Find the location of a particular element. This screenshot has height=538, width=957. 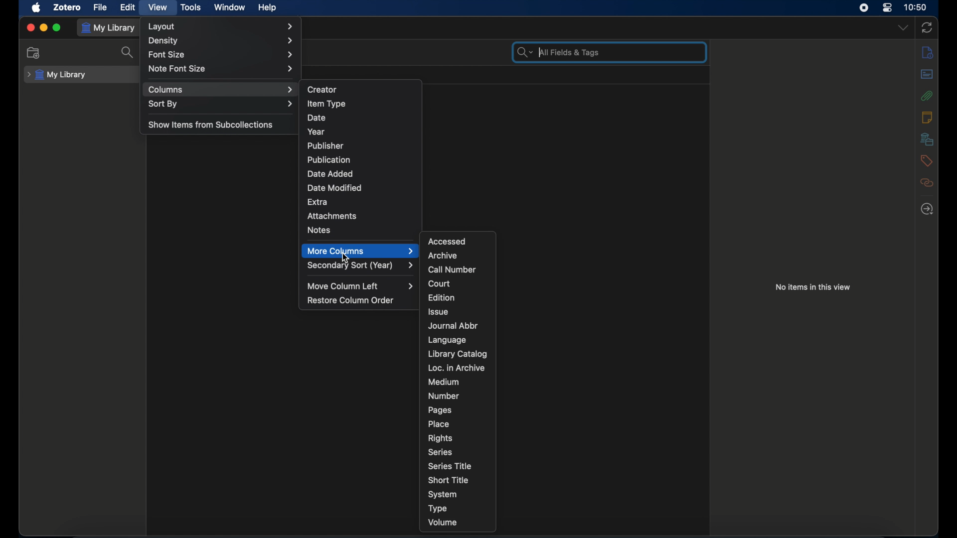

edition is located at coordinates (442, 297).